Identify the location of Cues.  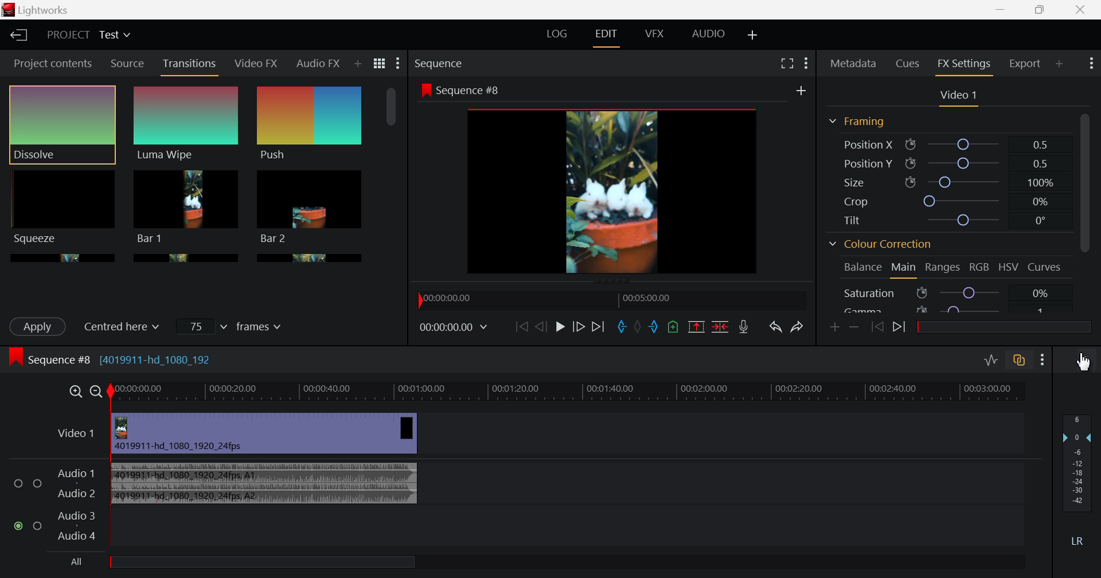
(908, 64).